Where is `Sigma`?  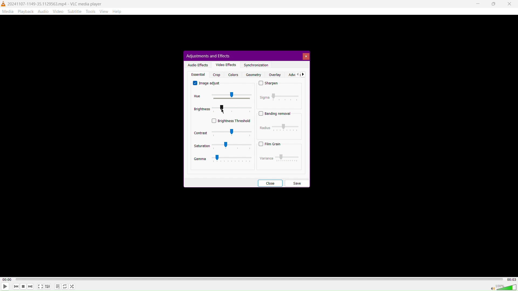 Sigma is located at coordinates (279, 96).